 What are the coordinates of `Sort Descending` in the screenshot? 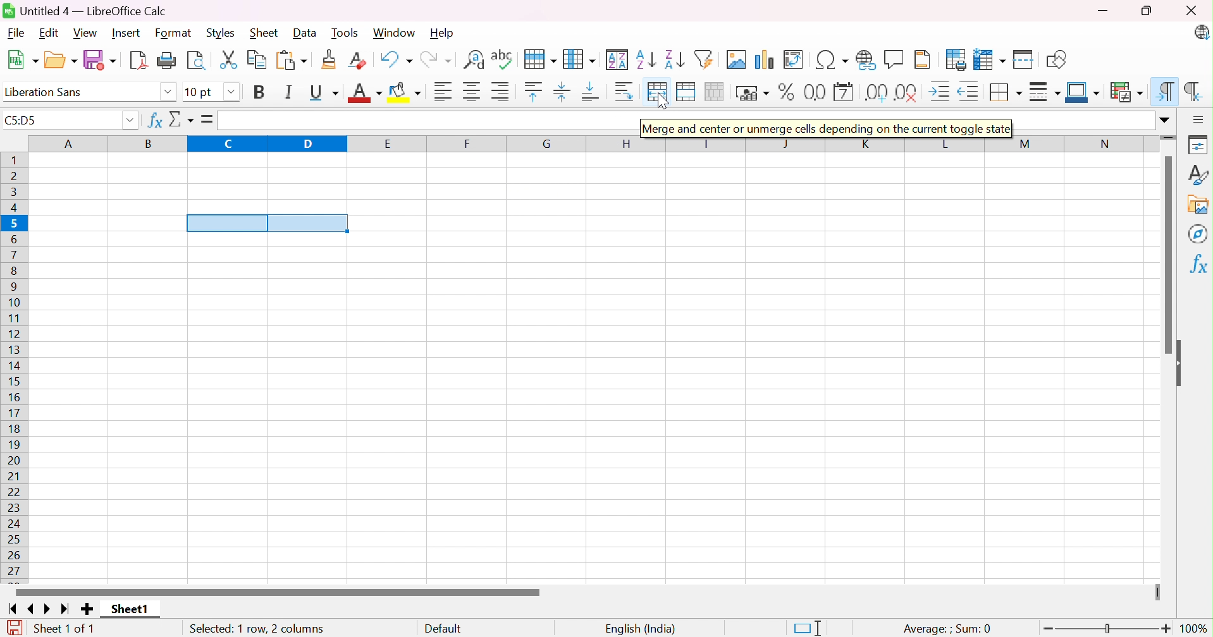 It's located at (674, 57).